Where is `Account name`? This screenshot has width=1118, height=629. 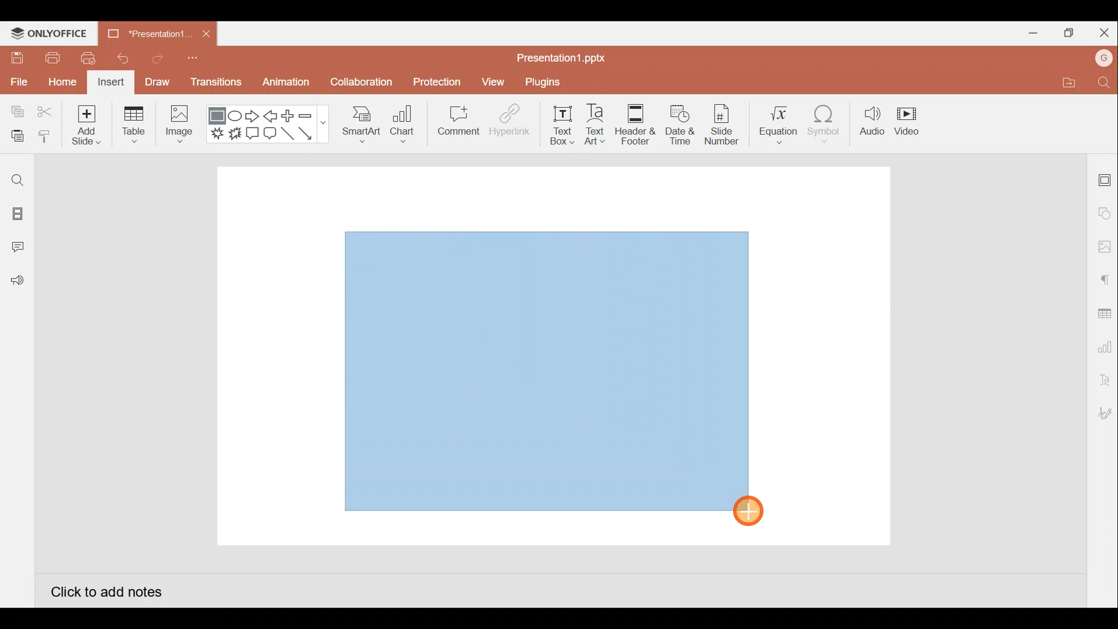
Account name is located at coordinates (1104, 58).